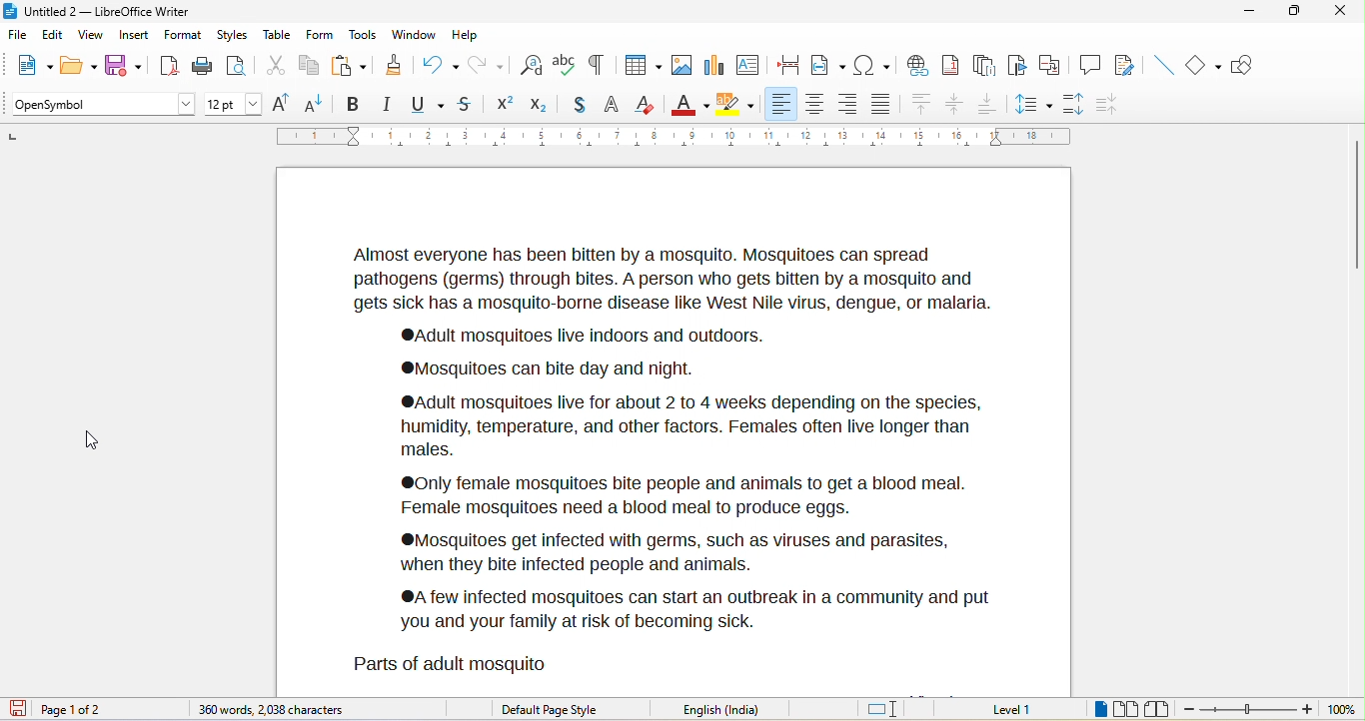  Describe the element at coordinates (1243, 65) in the screenshot. I see `show draw function` at that location.